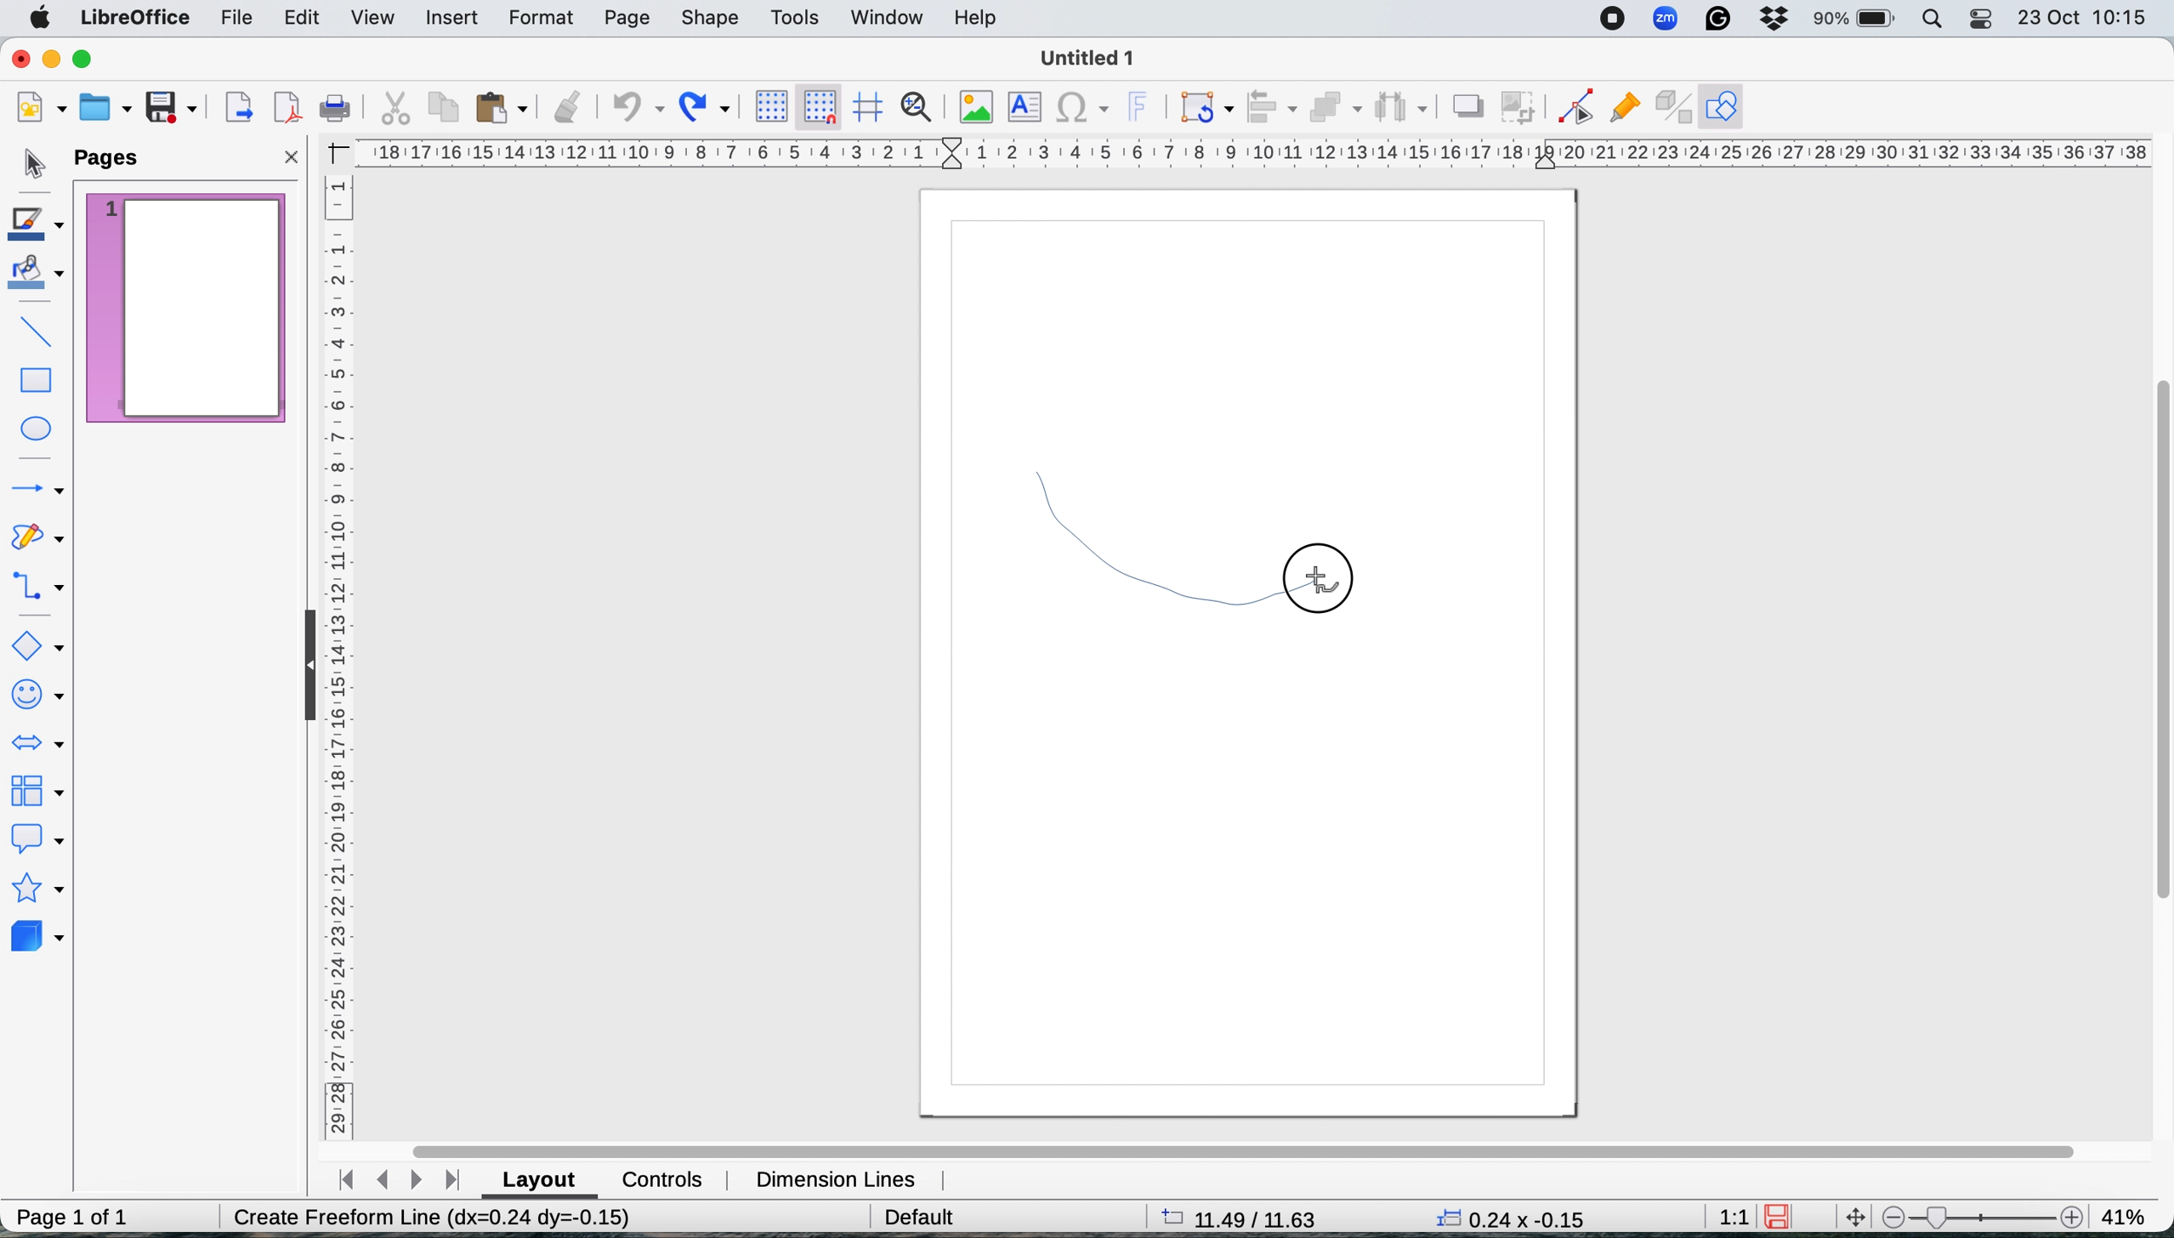 The width and height of the screenshot is (2174, 1238). Describe the element at coordinates (292, 159) in the screenshot. I see `close` at that location.